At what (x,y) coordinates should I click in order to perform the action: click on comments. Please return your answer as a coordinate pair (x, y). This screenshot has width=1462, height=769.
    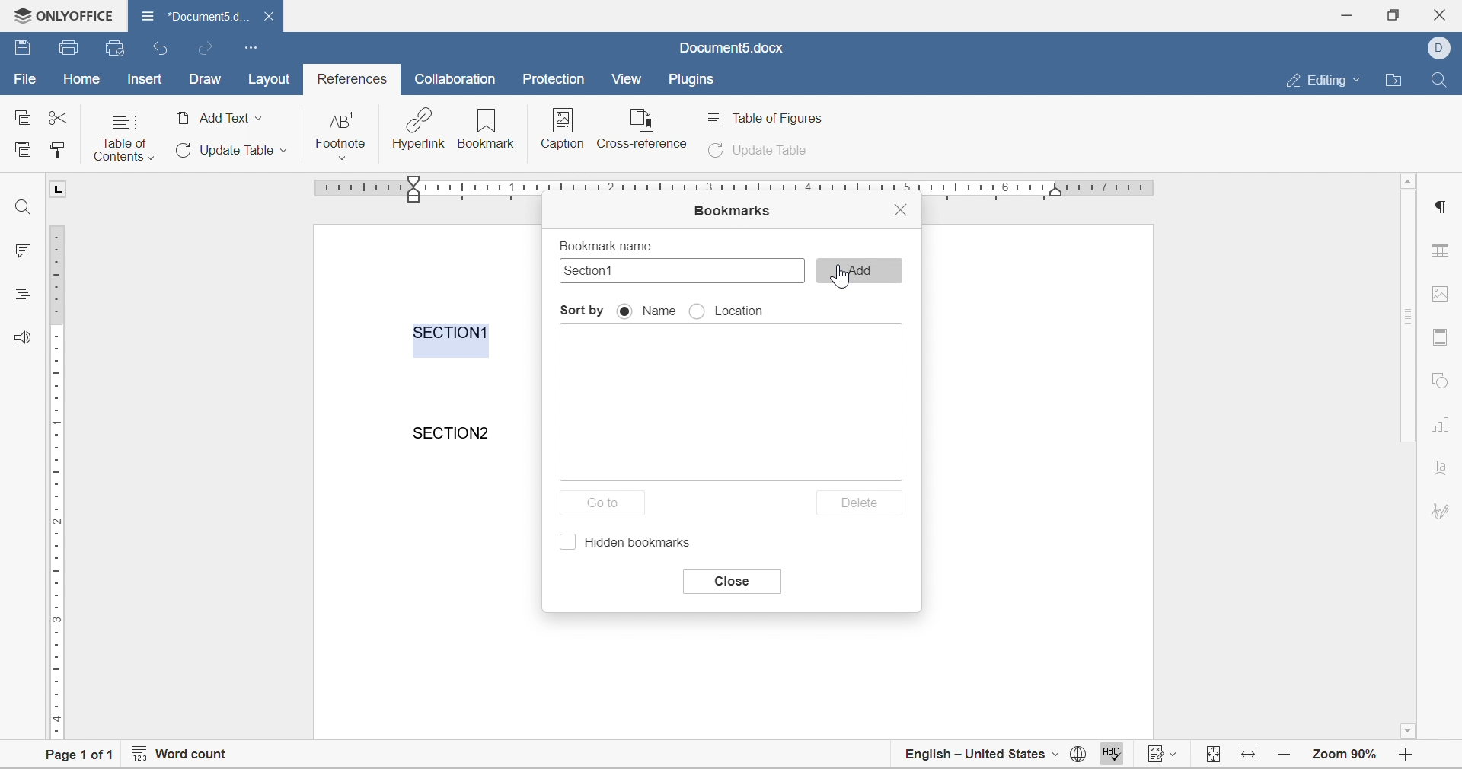
    Looking at the image, I should click on (17, 250).